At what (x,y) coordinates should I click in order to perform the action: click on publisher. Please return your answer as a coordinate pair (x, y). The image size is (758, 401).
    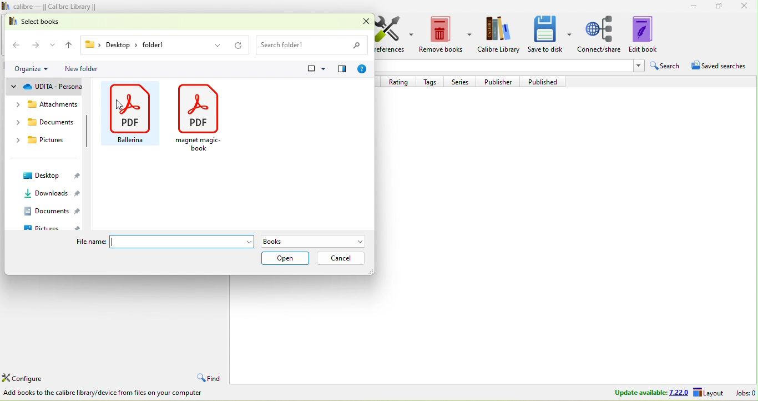
    Looking at the image, I should click on (502, 81).